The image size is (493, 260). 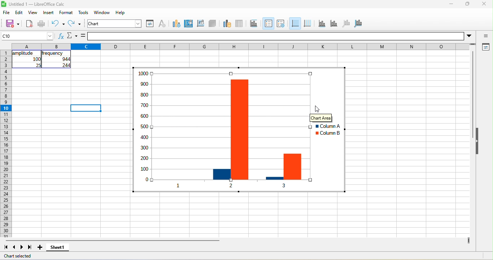 What do you see at coordinates (321, 118) in the screenshot?
I see `chart area` at bounding box center [321, 118].